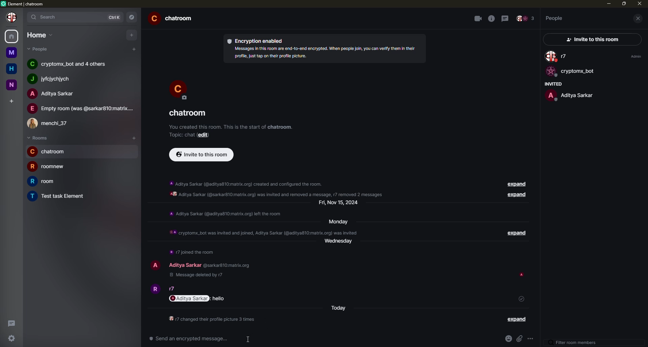  What do you see at coordinates (608, 3) in the screenshot?
I see `min` at bounding box center [608, 3].